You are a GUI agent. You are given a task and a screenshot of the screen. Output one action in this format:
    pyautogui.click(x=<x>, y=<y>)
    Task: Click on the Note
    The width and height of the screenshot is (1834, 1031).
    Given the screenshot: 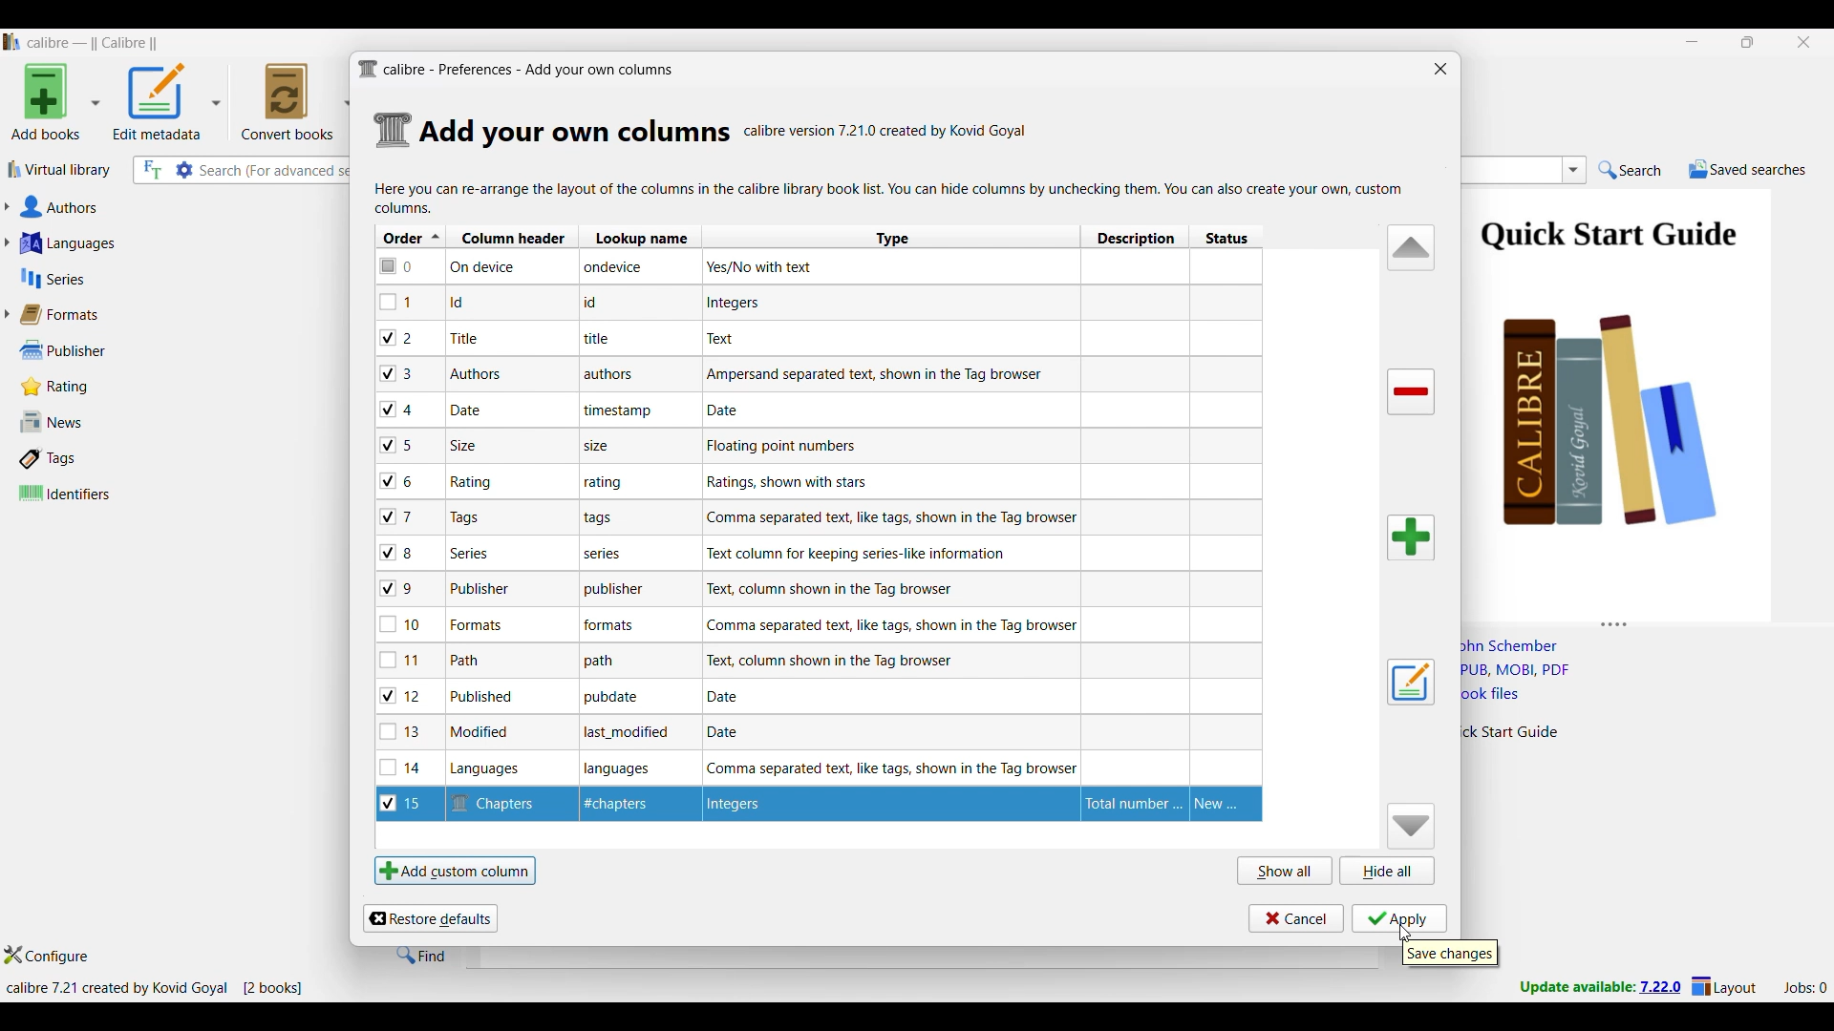 What is the action you would take?
    pyautogui.click(x=480, y=624)
    